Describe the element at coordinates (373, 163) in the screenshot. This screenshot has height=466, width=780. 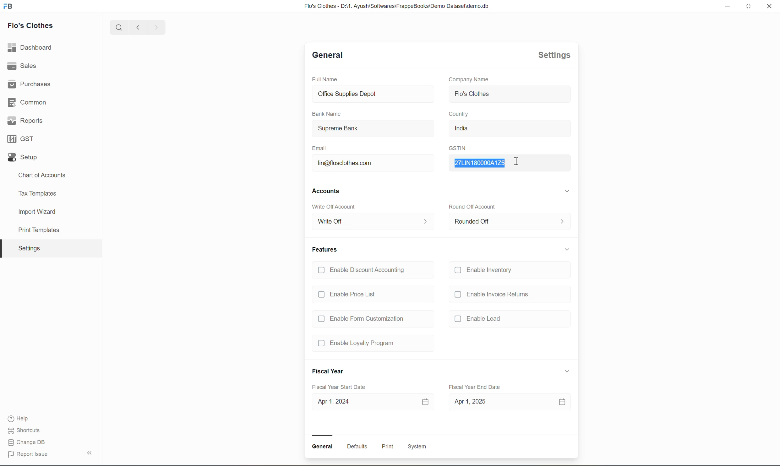
I see `lin@flosclothes.com` at that location.